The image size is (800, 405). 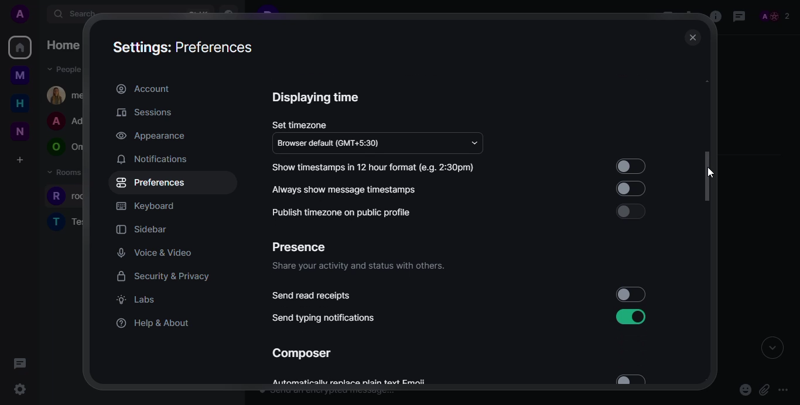 I want to click on scrolled down, so click(x=710, y=177).